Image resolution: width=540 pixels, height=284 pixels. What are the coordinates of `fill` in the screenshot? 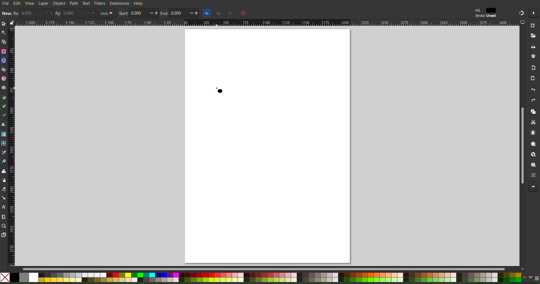 It's located at (476, 10).